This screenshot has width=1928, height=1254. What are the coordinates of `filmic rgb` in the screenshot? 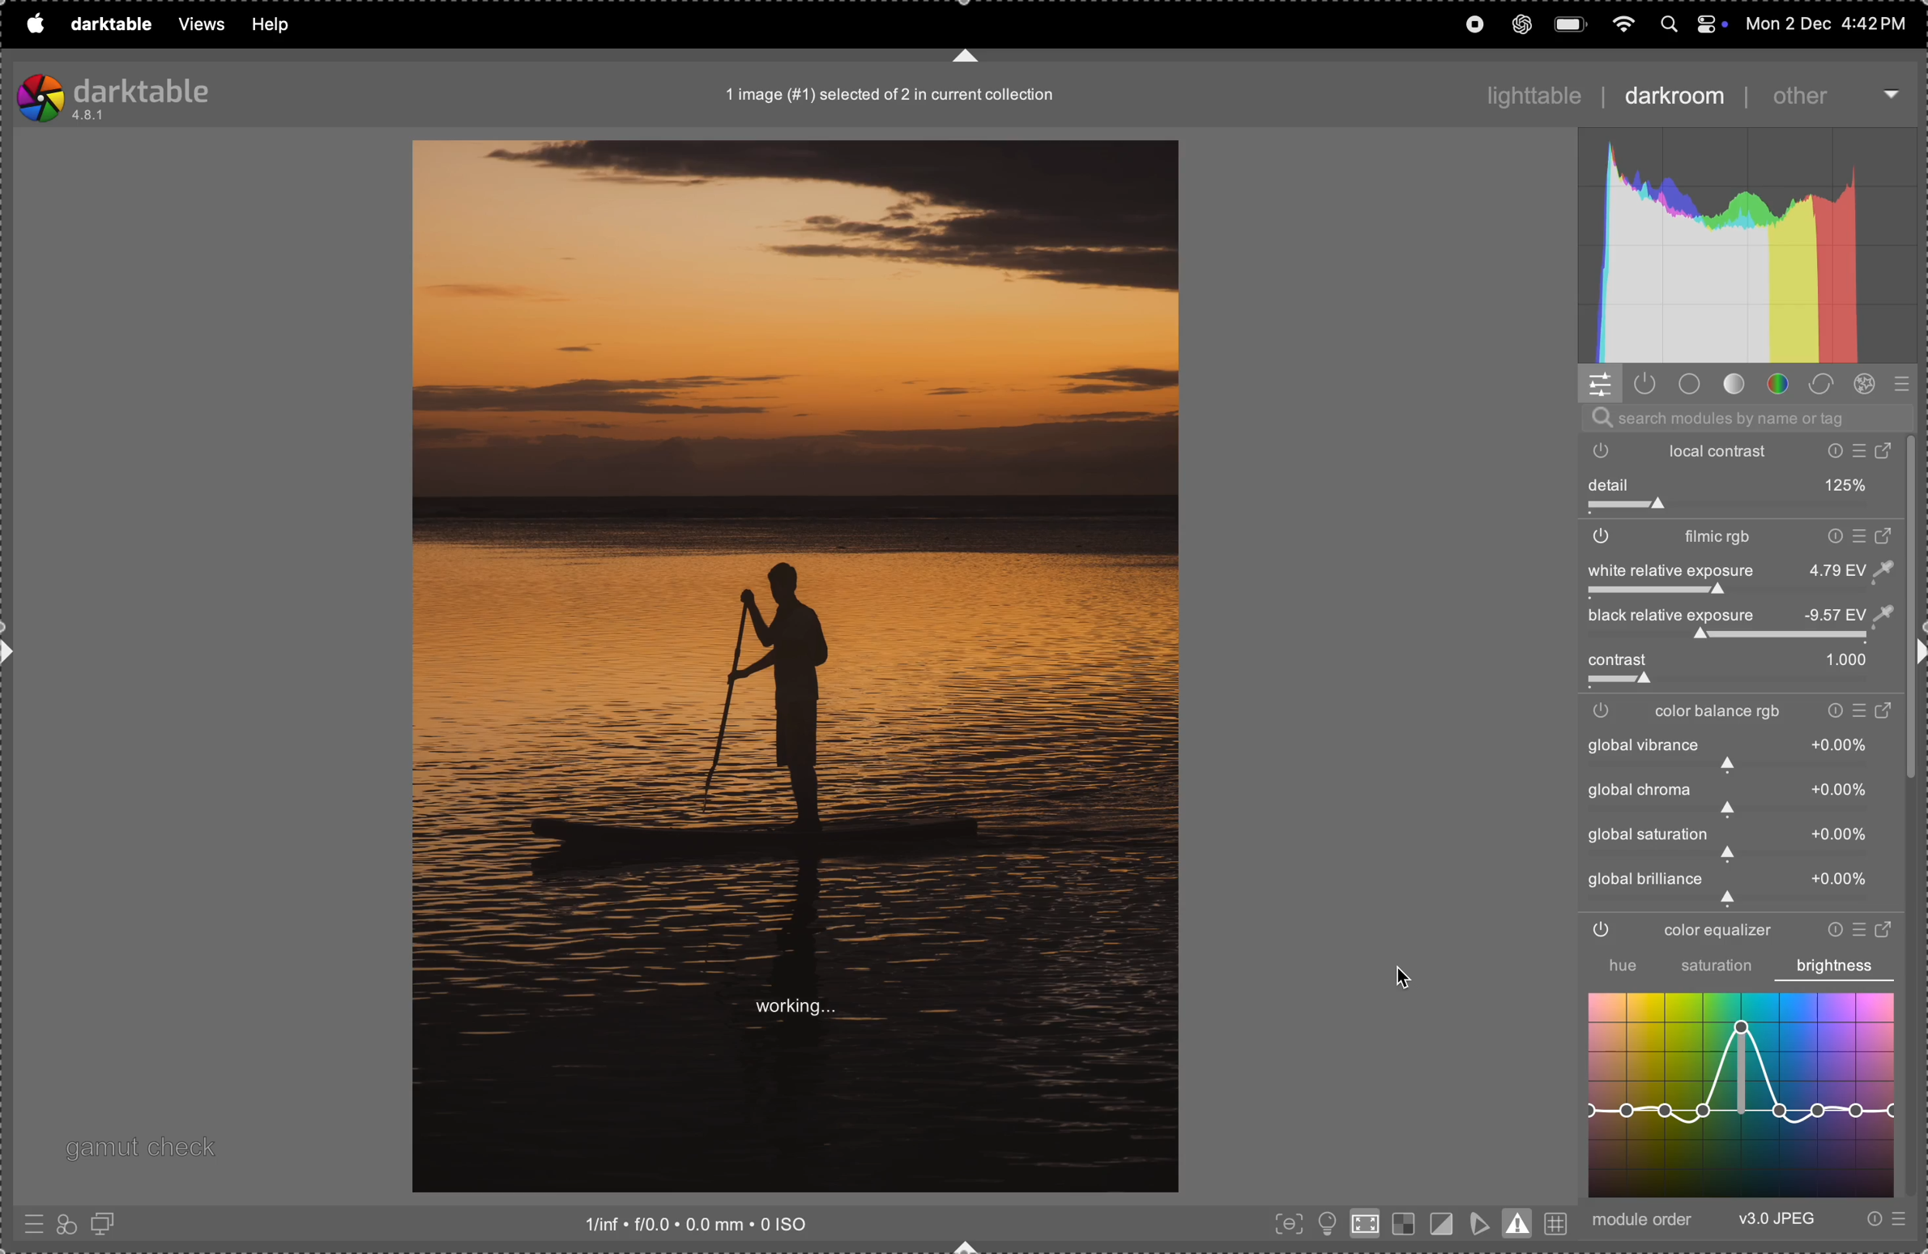 It's located at (1739, 539).